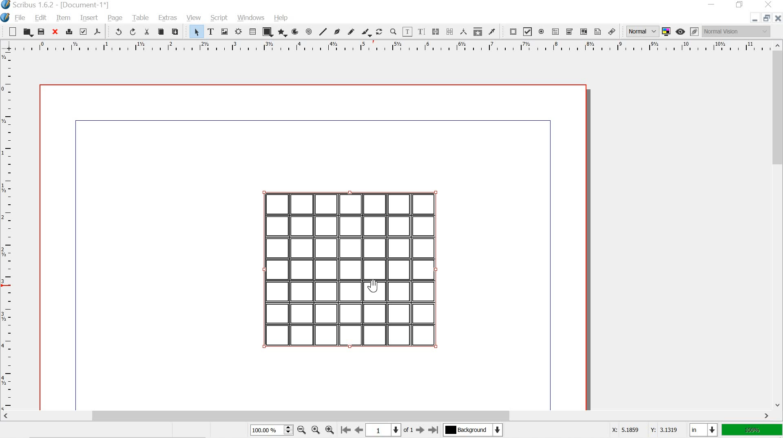  I want to click on file, so click(20, 18).